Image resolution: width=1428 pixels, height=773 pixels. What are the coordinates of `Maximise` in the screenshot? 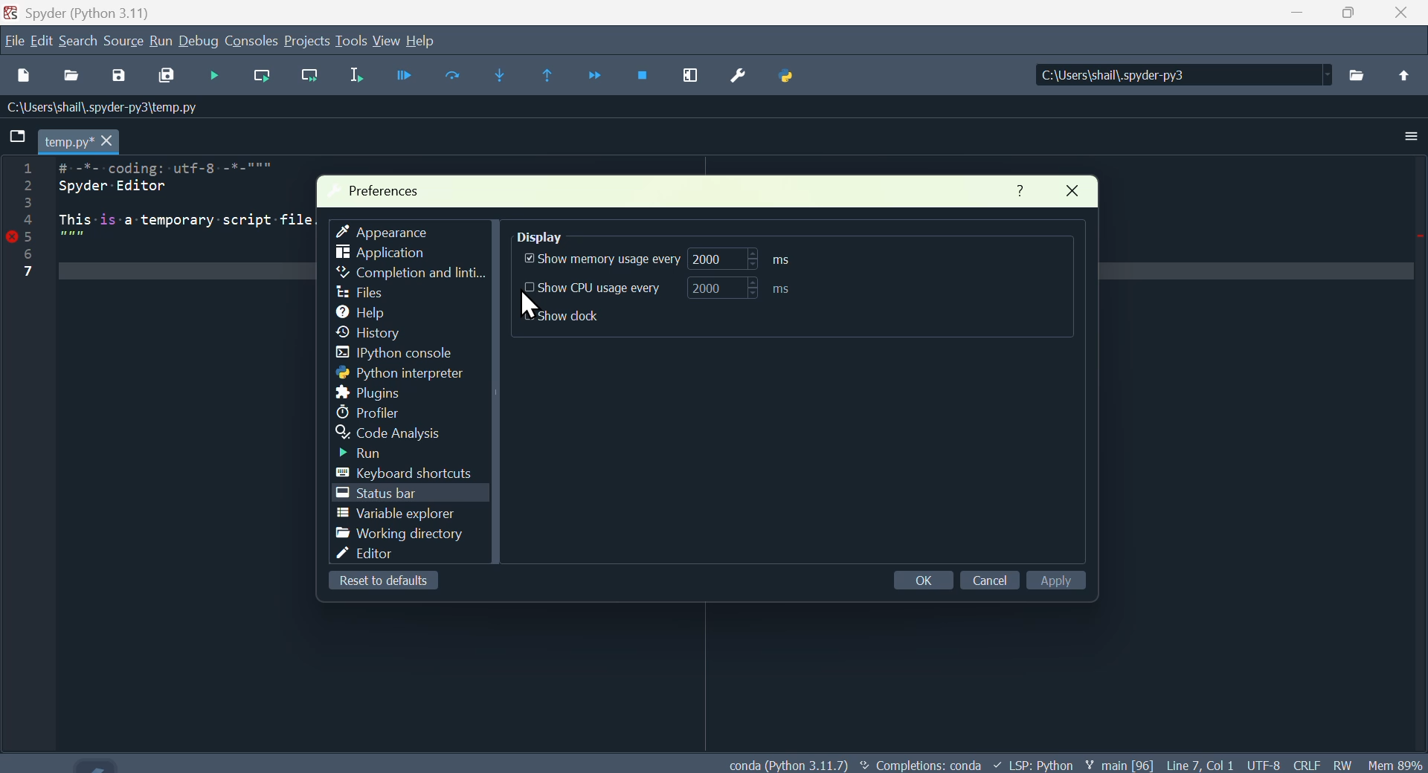 It's located at (1357, 13).